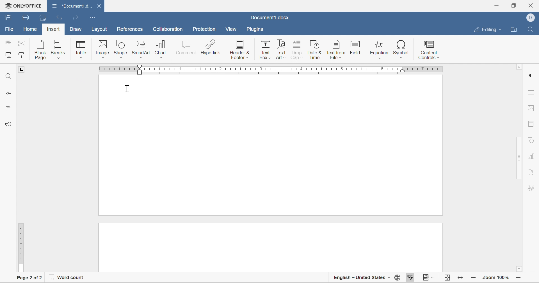 This screenshot has height=283, width=539. What do you see at coordinates (530, 18) in the screenshot?
I see `D` at bounding box center [530, 18].